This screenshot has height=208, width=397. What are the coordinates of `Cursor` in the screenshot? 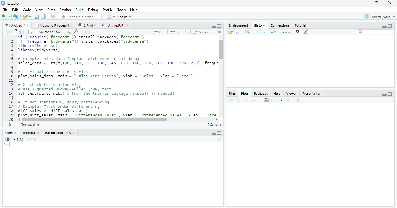 It's located at (16, 28).